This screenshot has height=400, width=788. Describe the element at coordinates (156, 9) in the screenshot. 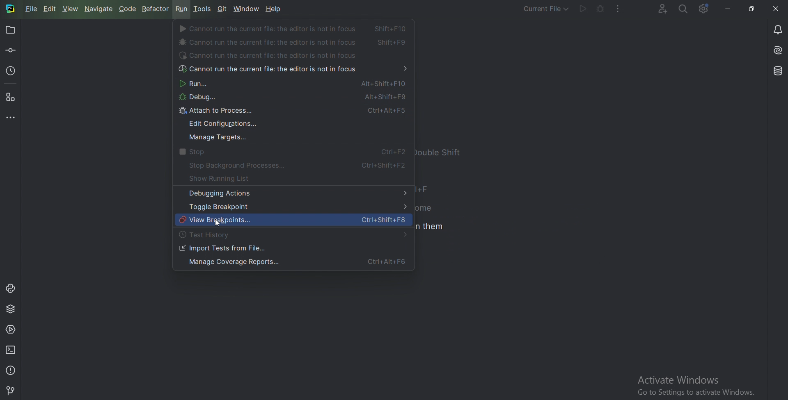

I see `Refactor` at that location.